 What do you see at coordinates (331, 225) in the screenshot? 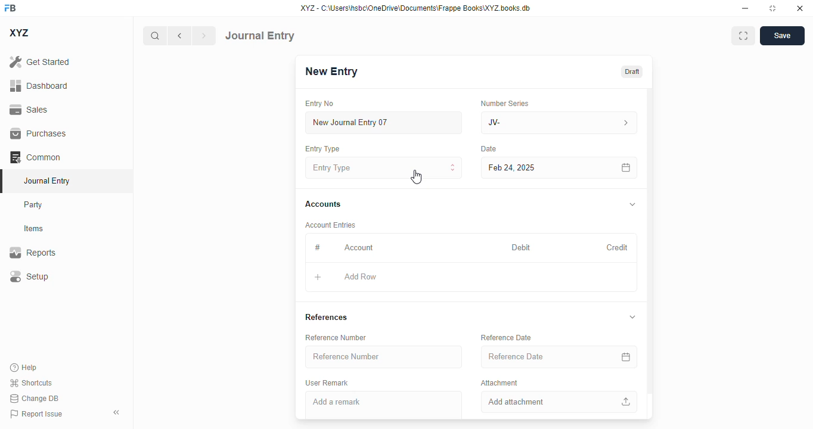
I see `account entries` at bounding box center [331, 225].